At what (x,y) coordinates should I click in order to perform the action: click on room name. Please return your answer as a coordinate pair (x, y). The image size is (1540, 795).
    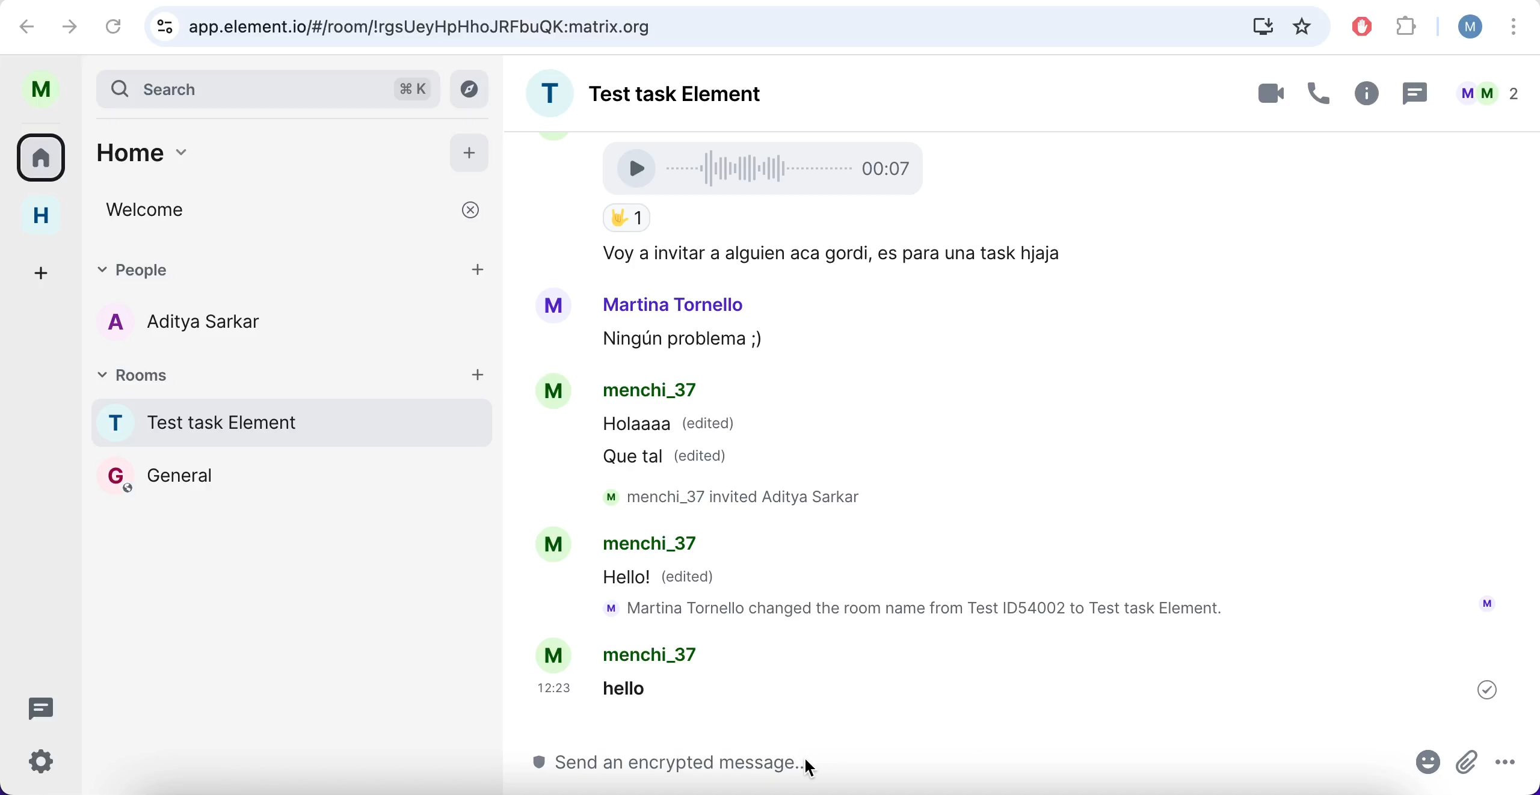
    Looking at the image, I should click on (668, 90).